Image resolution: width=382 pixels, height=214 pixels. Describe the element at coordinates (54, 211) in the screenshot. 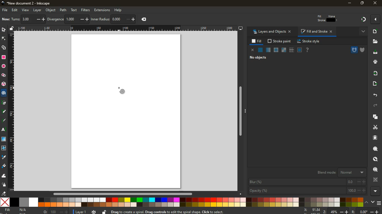

I see `o` at that location.